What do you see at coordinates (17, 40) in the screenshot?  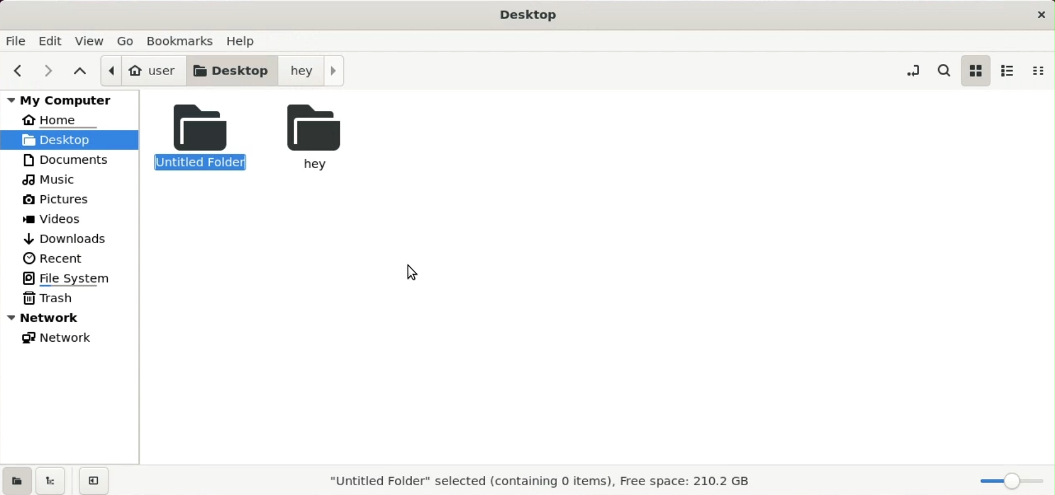 I see `file` at bounding box center [17, 40].